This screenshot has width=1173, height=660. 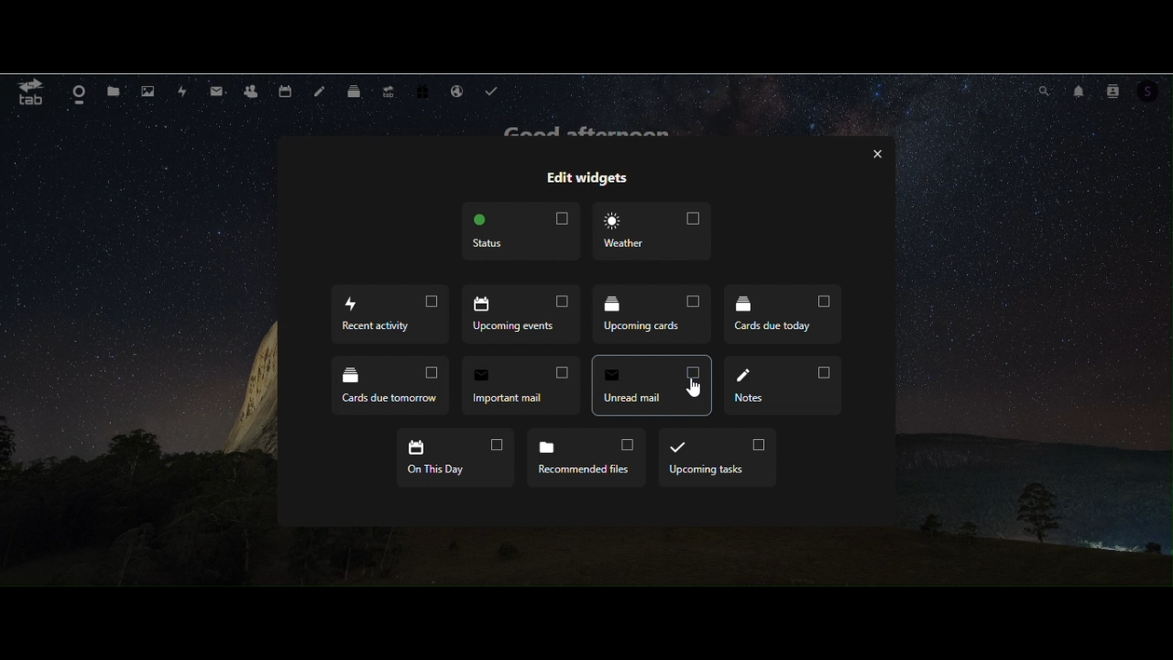 What do you see at coordinates (319, 90) in the screenshot?
I see `notes` at bounding box center [319, 90].